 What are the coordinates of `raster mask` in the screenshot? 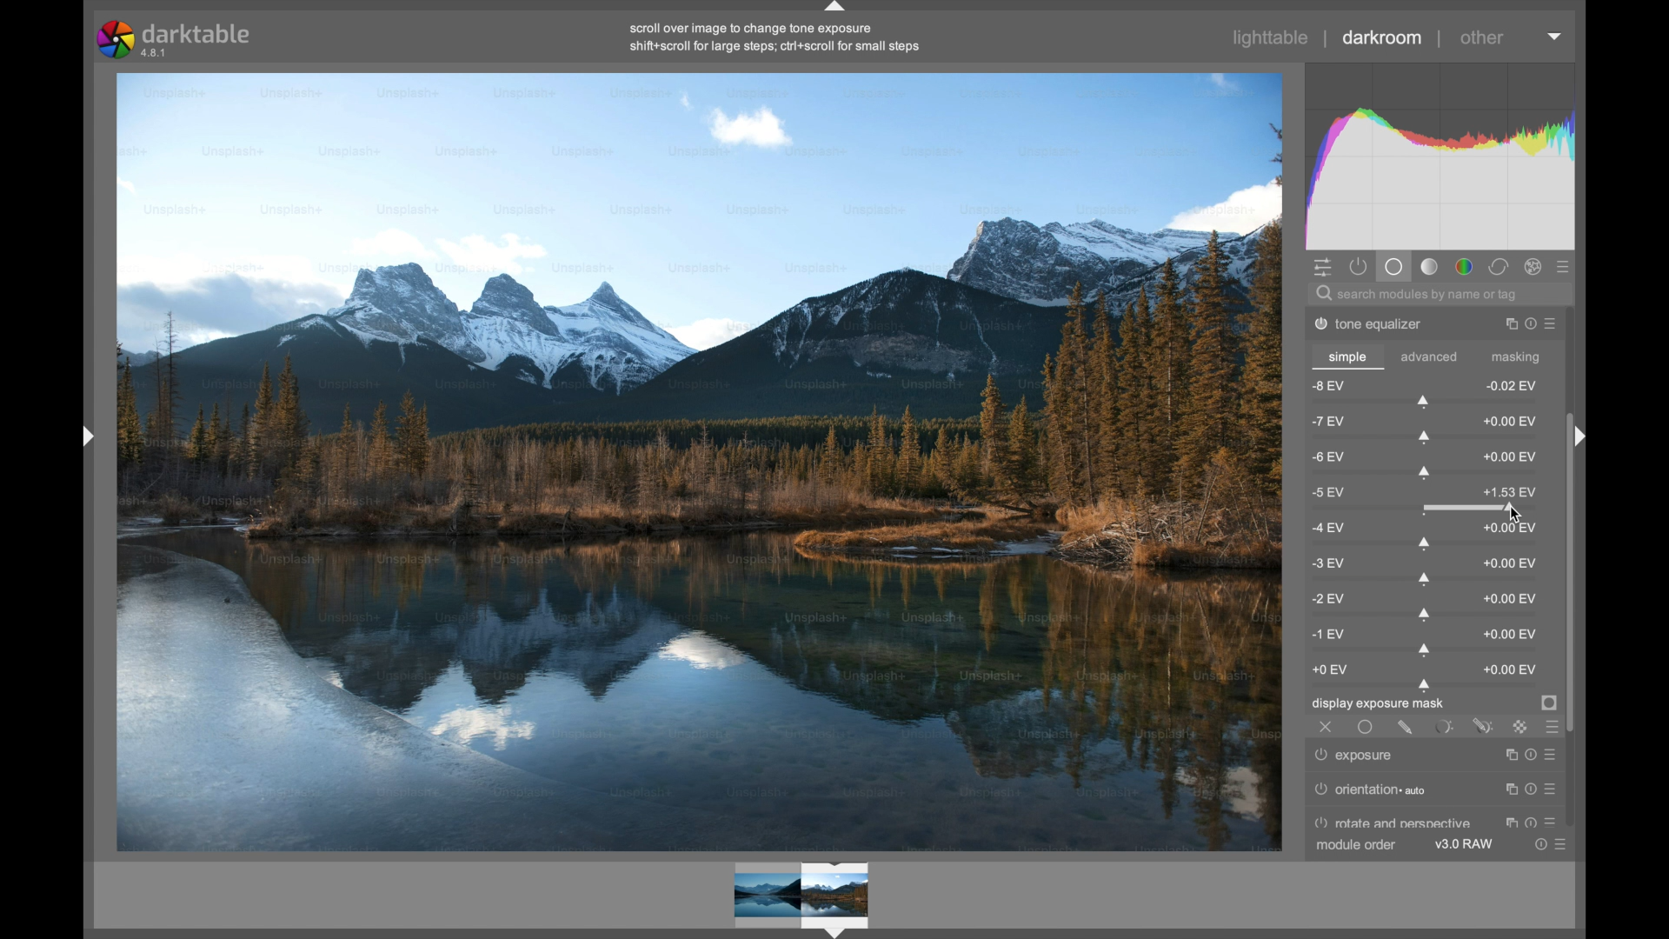 It's located at (1520, 729).